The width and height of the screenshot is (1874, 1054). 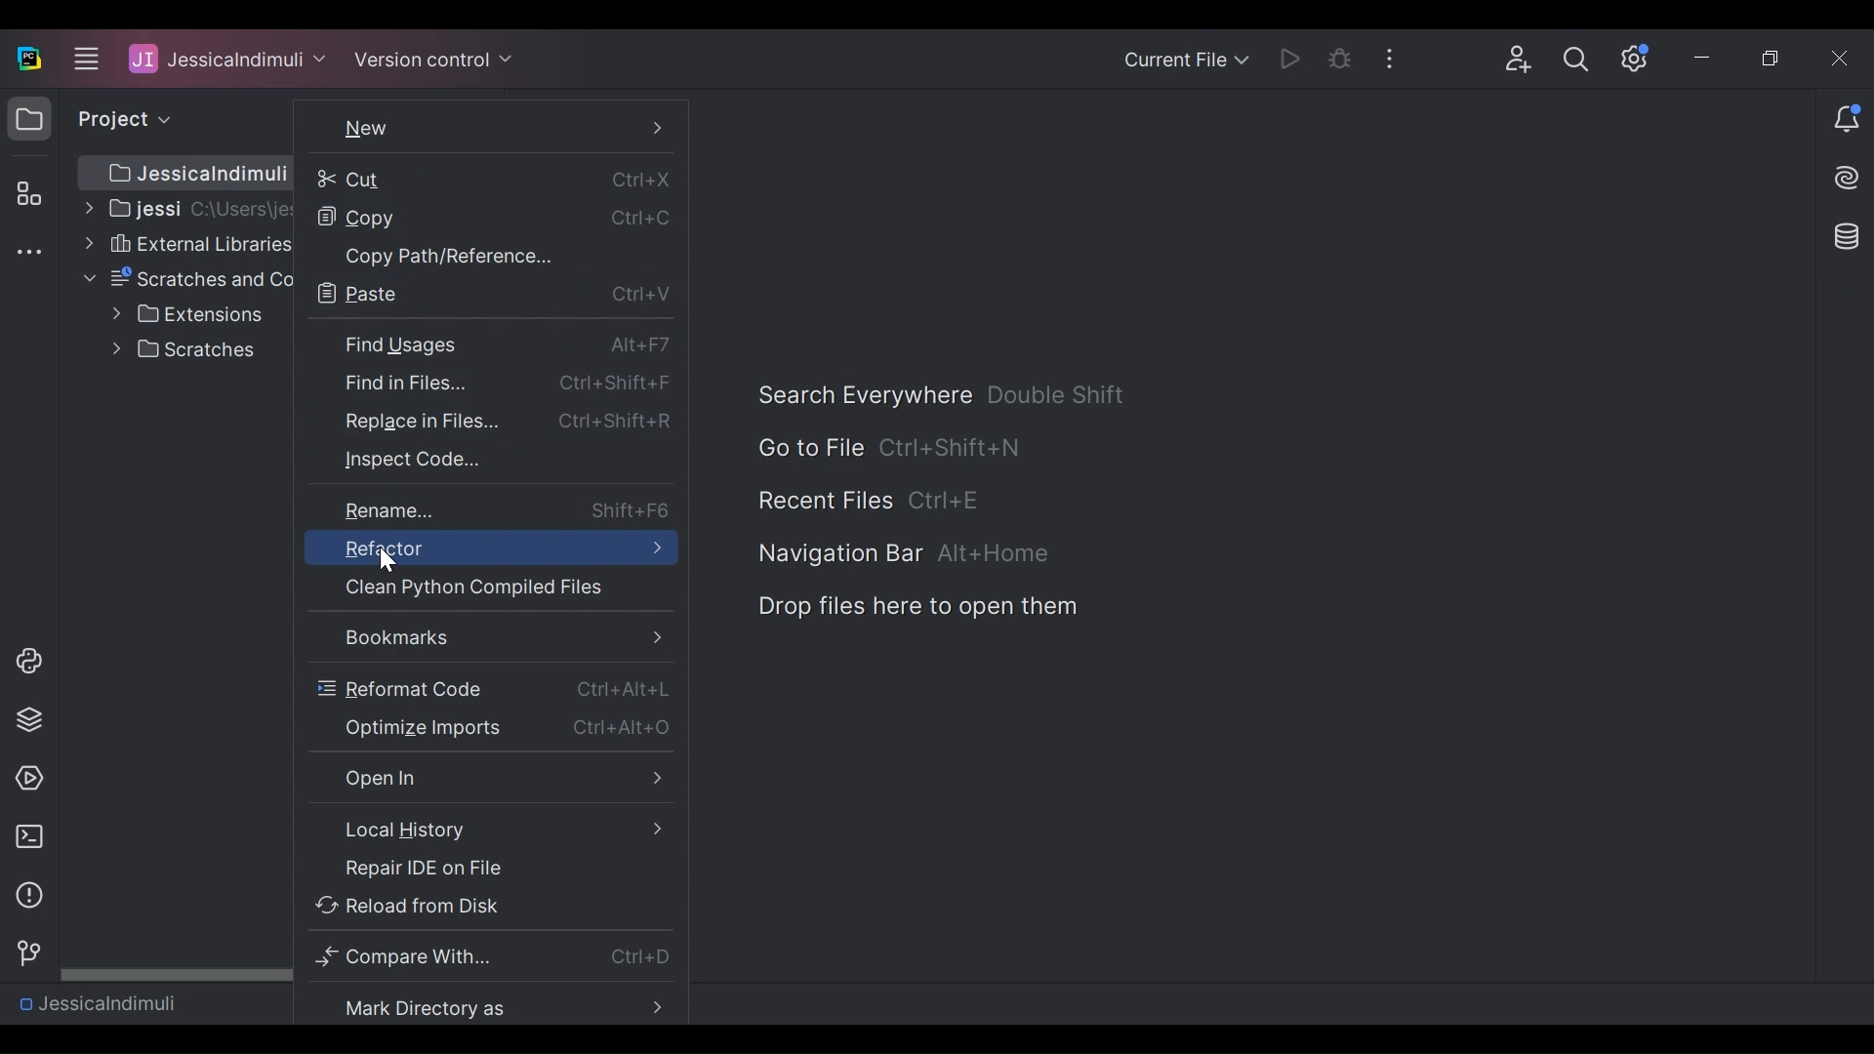 What do you see at coordinates (488, 547) in the screenshot?
I see `Refractor` at bounding box center [488, 547].